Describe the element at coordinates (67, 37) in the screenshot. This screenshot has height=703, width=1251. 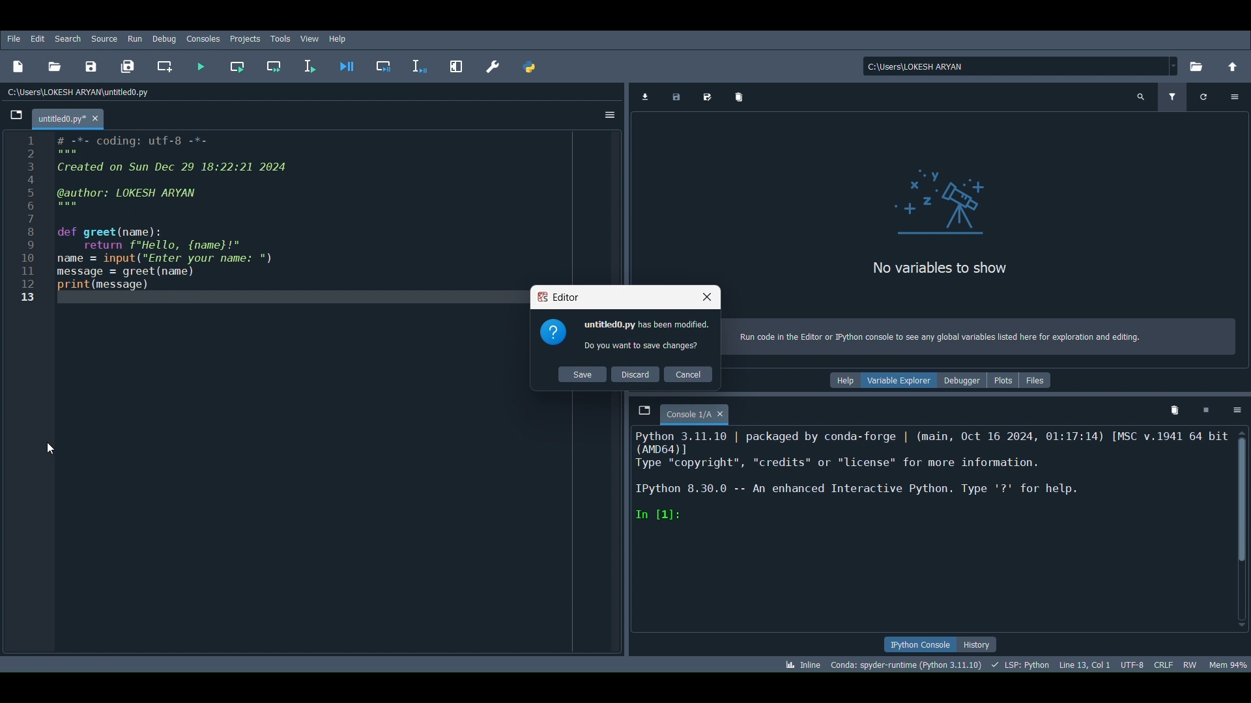
I see `Search` at that location.